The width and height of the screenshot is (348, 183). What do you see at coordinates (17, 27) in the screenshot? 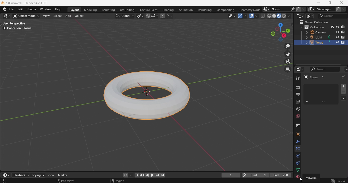
I see `User perspective` at bounding box center [17, 27].